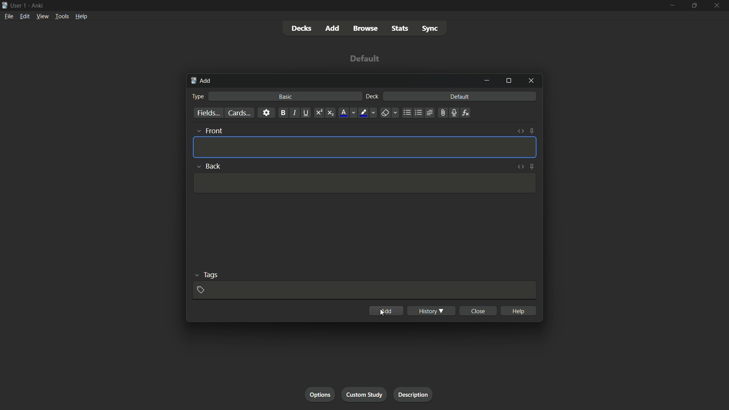 This screenshot has width=729, height=410. I want to click on cards, so click(239, 113).